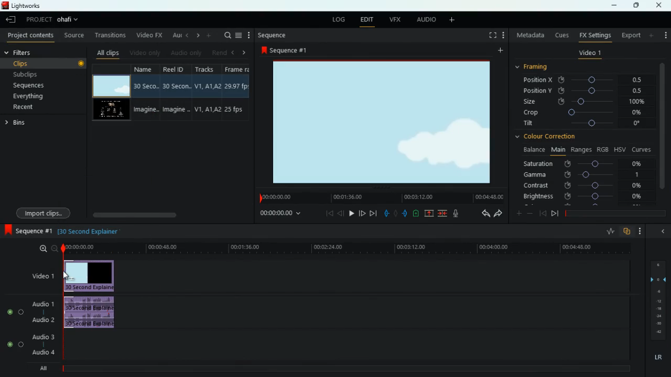 Image resolution: width=671 pixels, height=377 pixels. I want to click on search, so click(225, 35).